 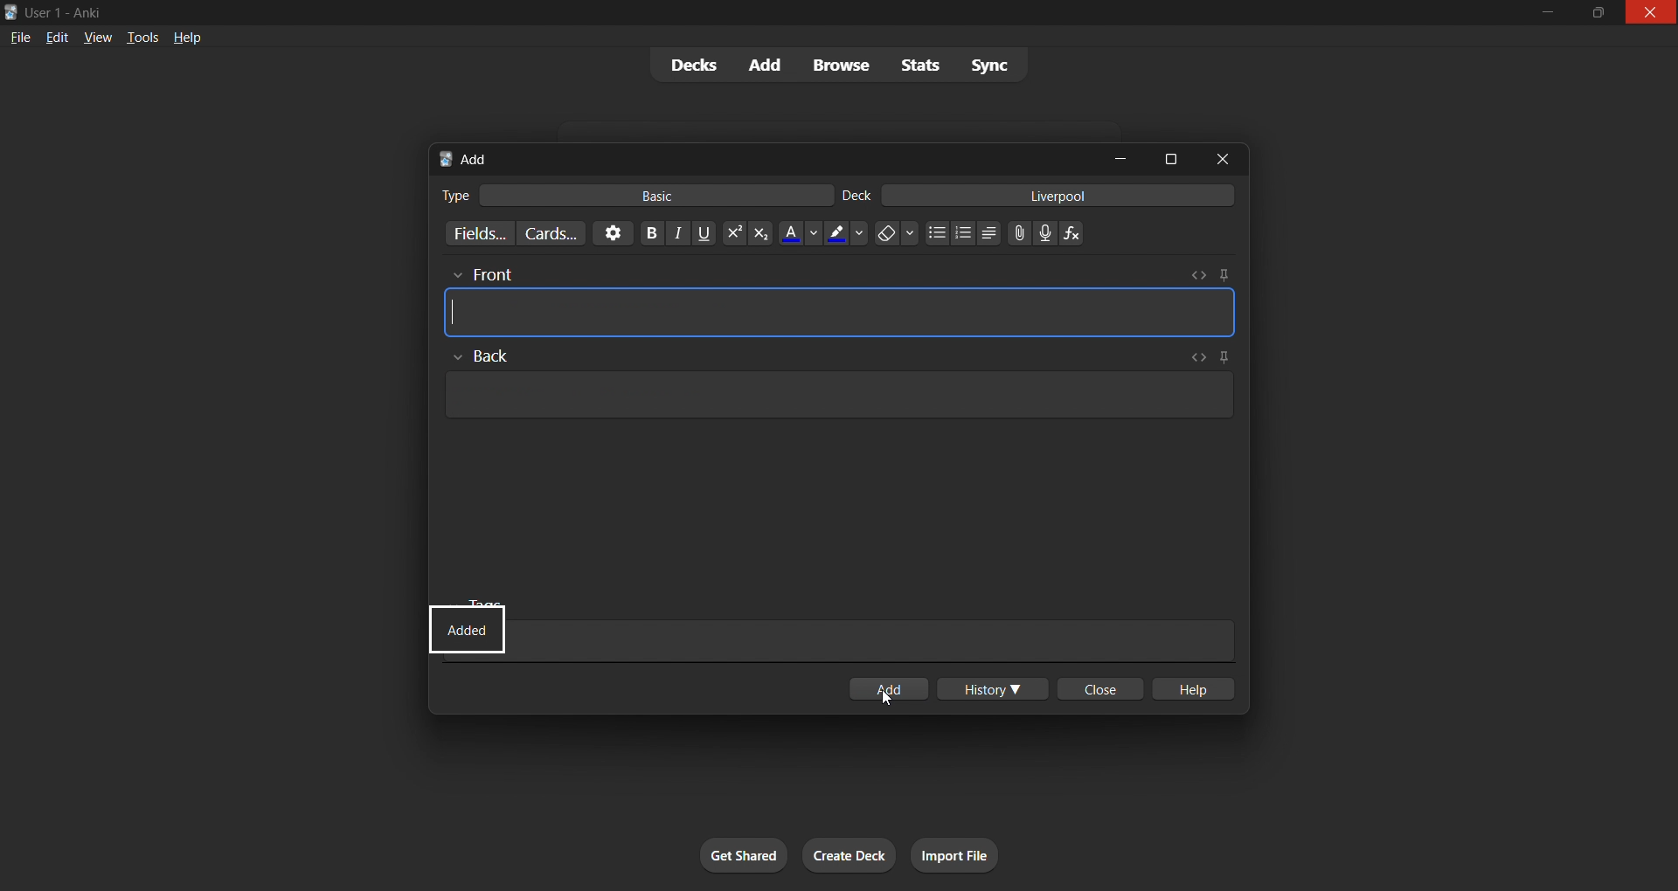 What do you see at coordinates (1075, 234) in the screenshot?
I see `equation` at bounding box center [1075, 234].